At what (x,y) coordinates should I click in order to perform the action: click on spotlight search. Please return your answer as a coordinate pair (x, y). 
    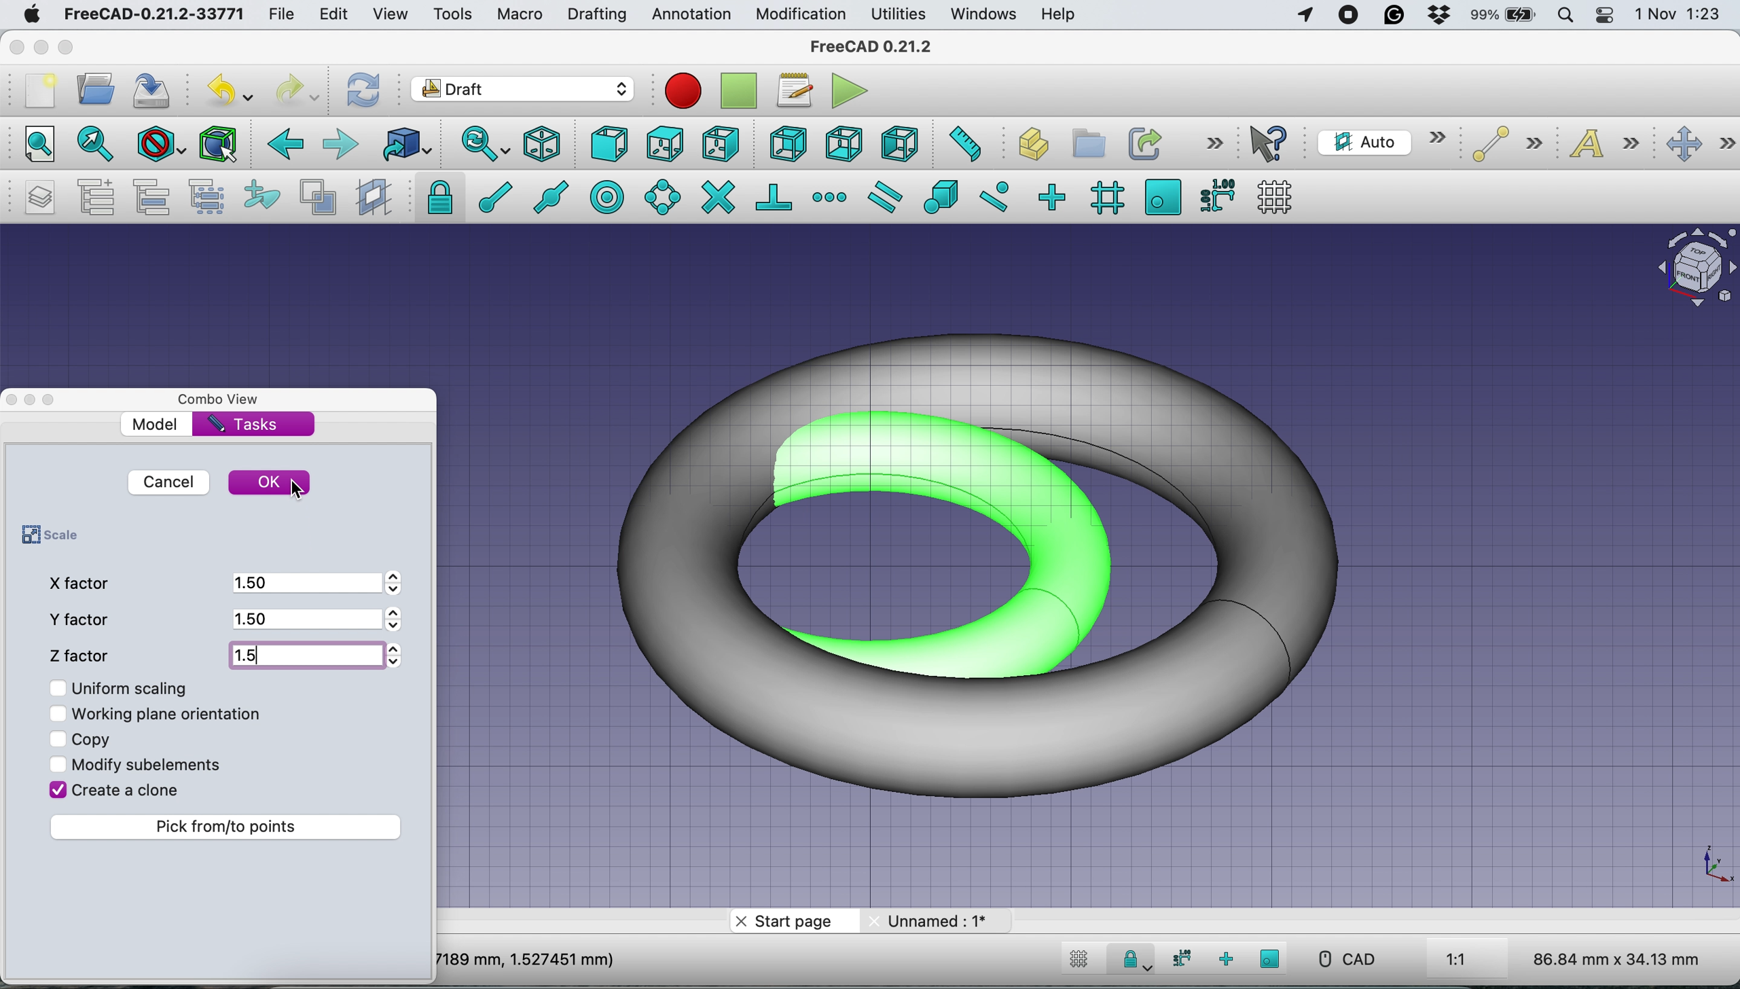
    Looking at the image, I should click on (1567, 14).